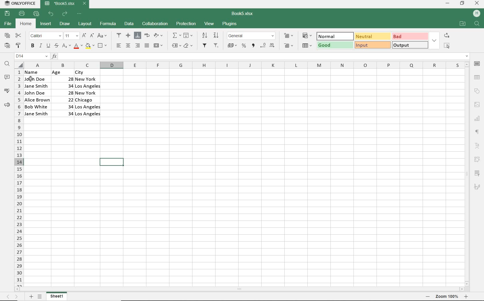  I want to click on CUT, so click(19, 35).